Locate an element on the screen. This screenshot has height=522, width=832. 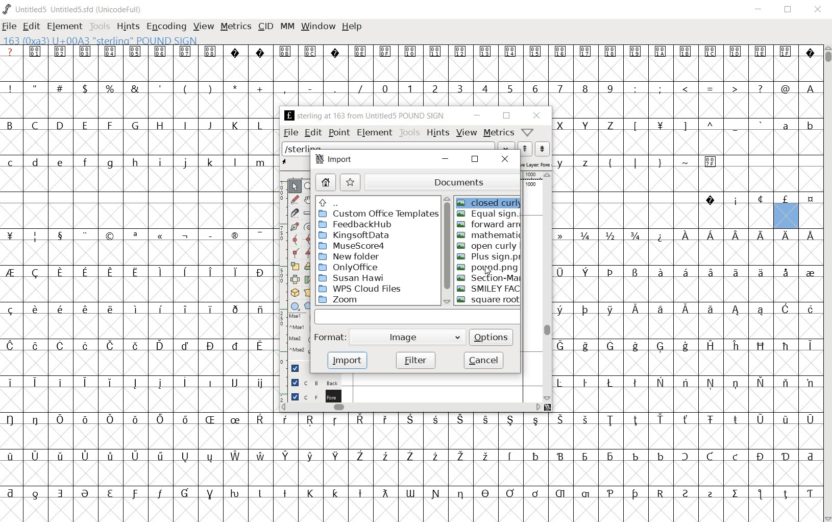
Symbol is located at coordinates (411, 493).